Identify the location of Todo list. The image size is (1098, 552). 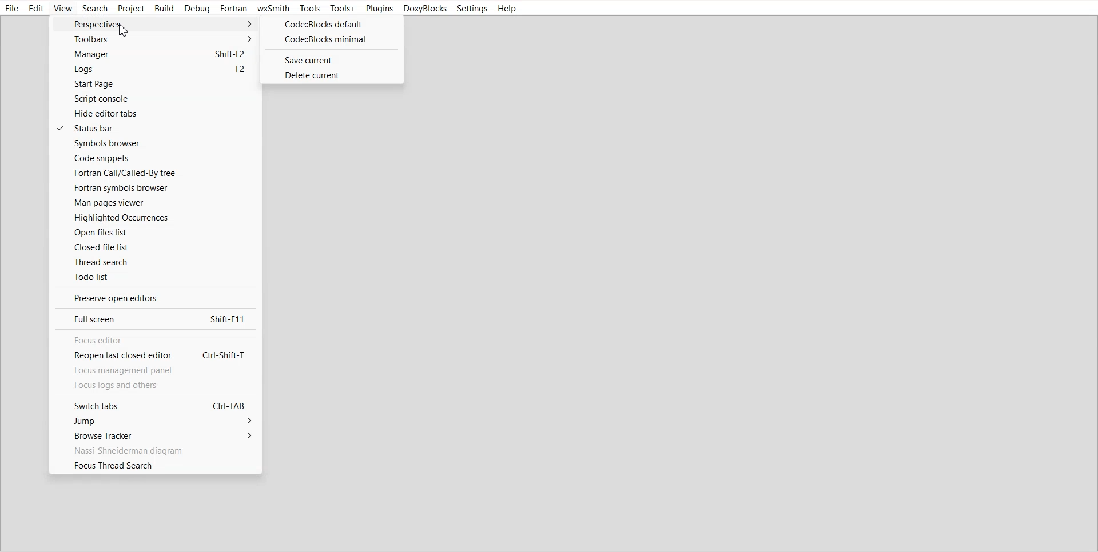
(156, 277).